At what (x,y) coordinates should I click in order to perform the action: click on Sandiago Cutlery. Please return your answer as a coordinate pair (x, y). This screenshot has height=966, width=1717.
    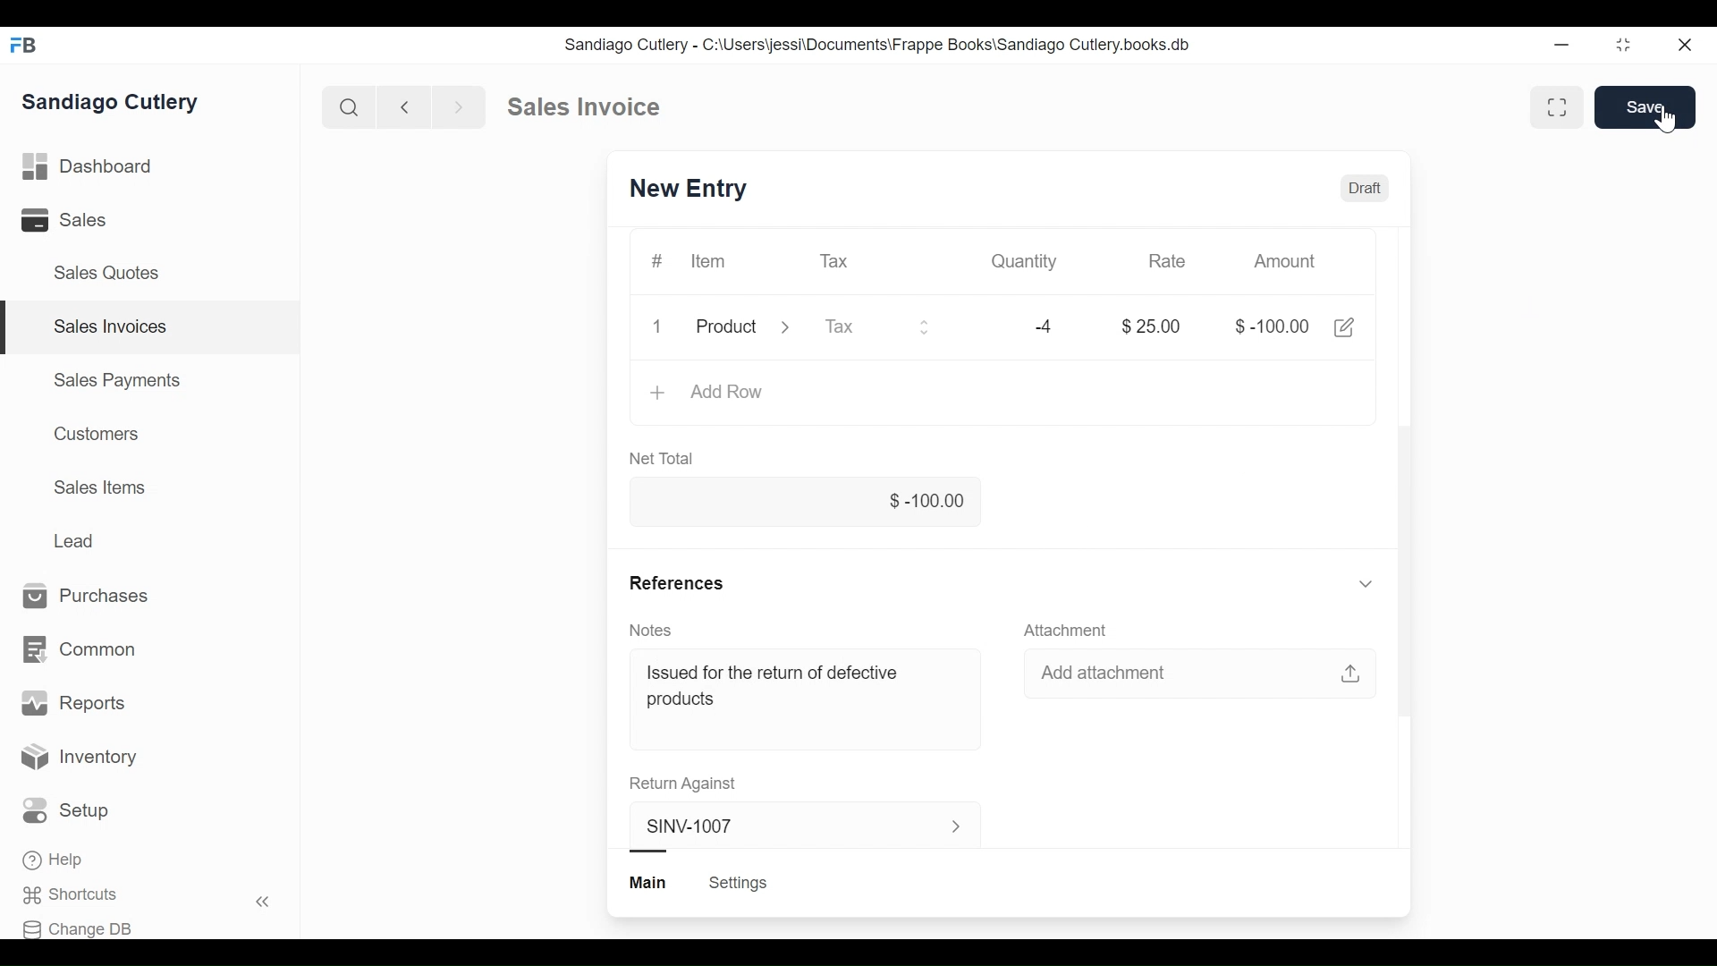
    Looking at the image, I should click on (111, 100).